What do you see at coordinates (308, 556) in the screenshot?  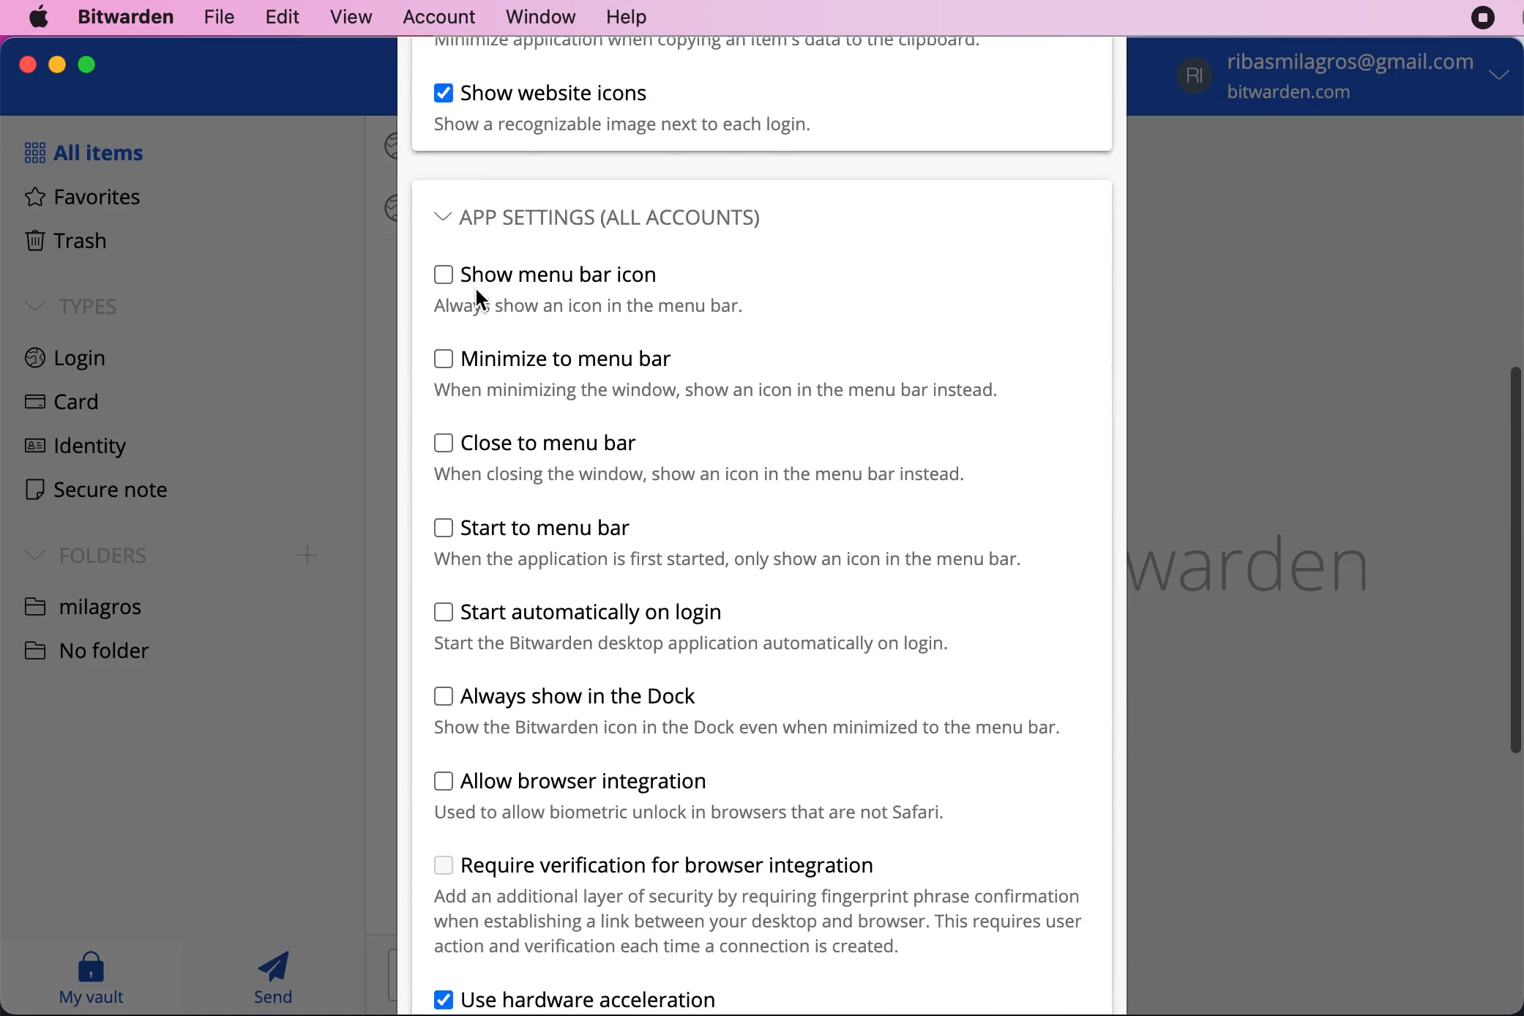 I see `Add folder` at bounding box center [308, 556].